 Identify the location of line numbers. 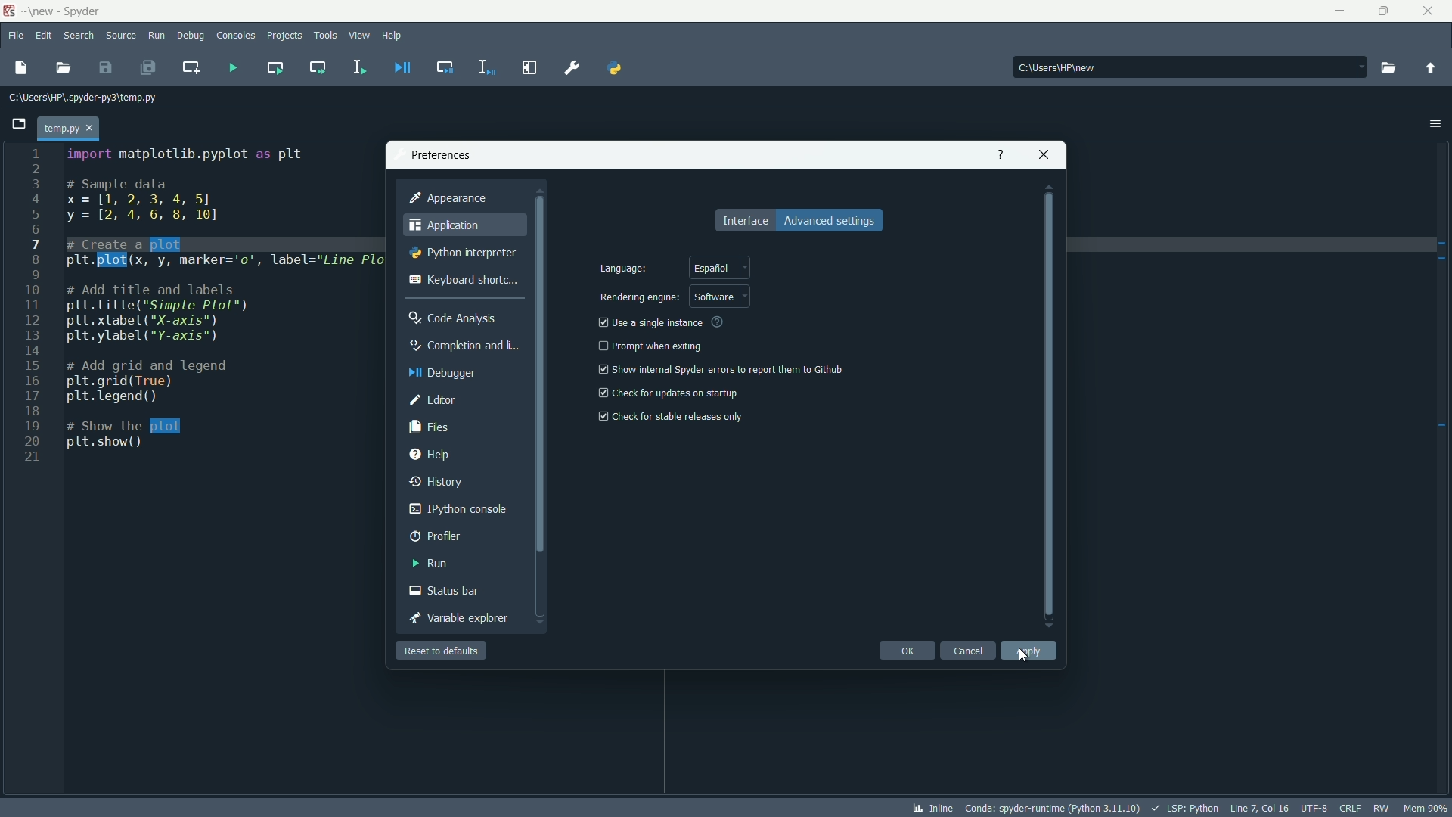
(33, 309).